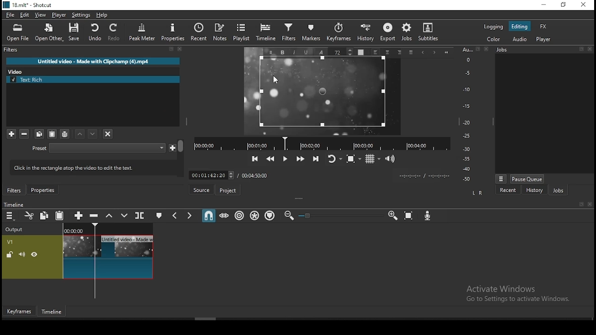 This screenshot has width=596, height=335. Describe the element at coordinates (181, 158) in the screenshot. I see `Scroll Bar` at that location.